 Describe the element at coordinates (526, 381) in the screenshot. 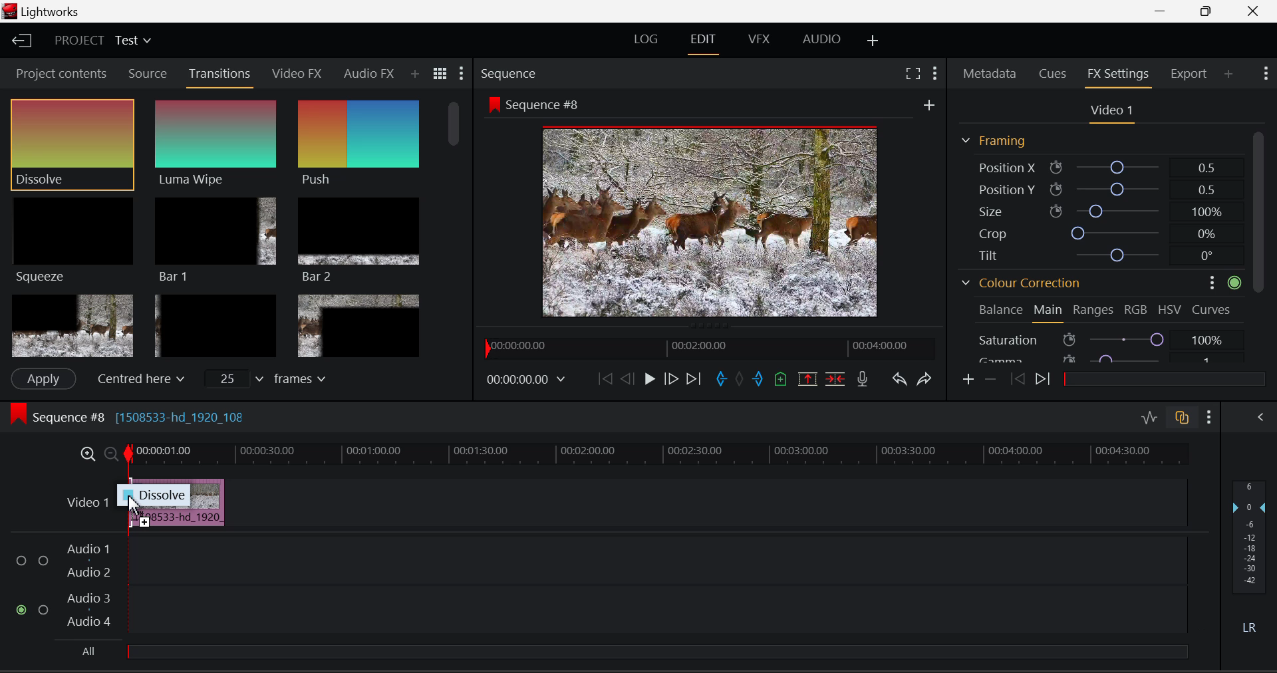

I see `Frame Time` at that location.